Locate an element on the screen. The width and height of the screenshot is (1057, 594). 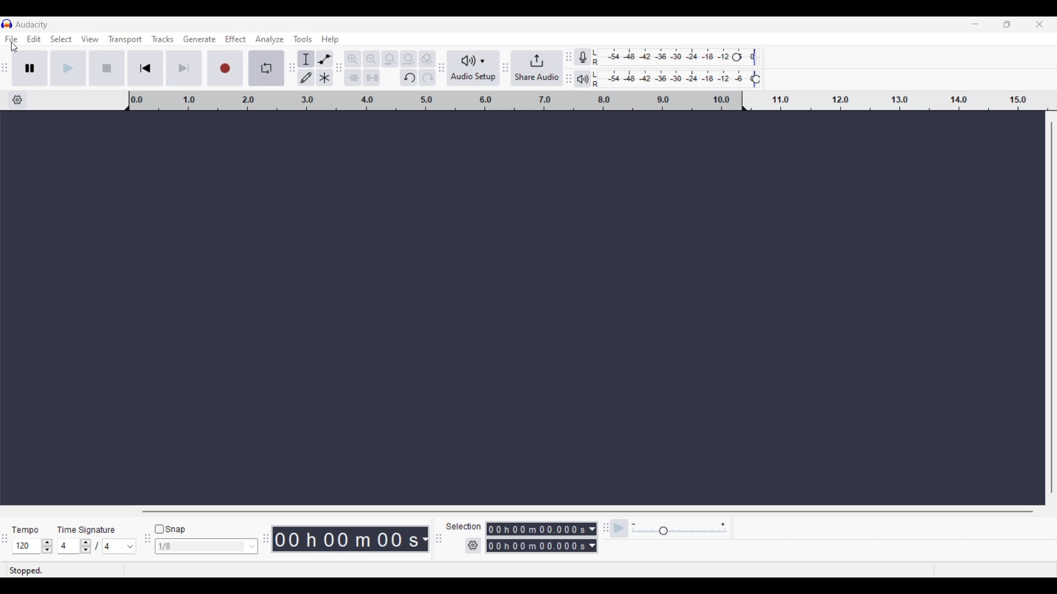
edit tool bar is located at coordinates (340, 70).